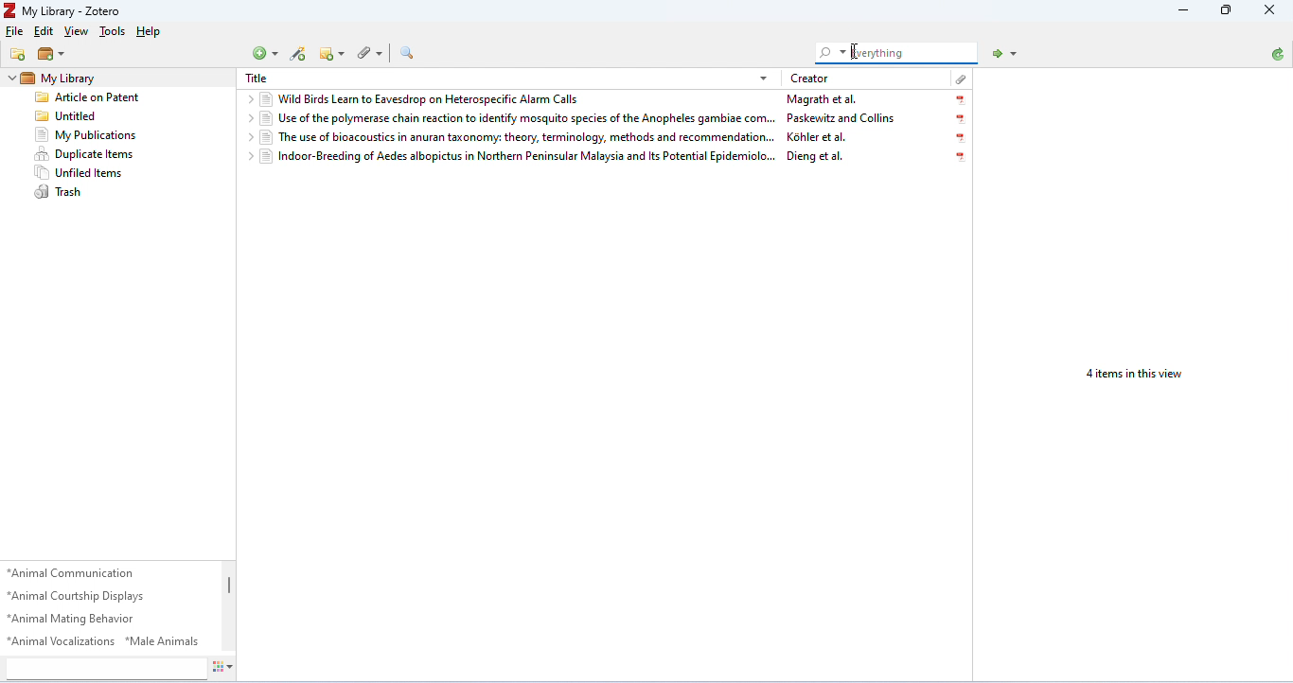 The width and height of the screenshot is (1293, 683). What do you see at coordinates (897, 53) in the screenshot?
I see `Search Everything` at bounding box center [897, 53].